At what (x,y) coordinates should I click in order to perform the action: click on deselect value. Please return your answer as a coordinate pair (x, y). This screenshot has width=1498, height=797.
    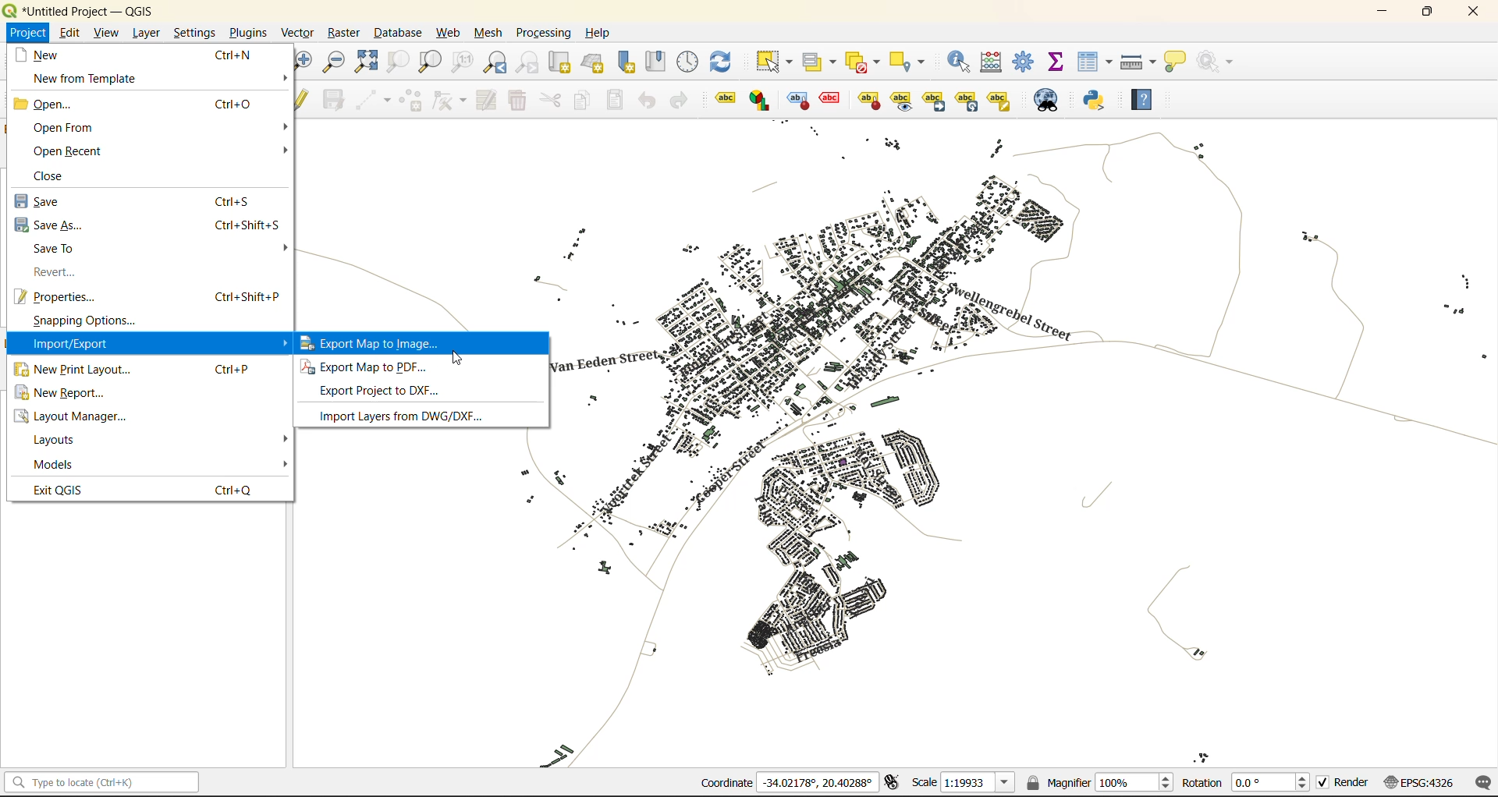
    Looking at the image, I should click on (869, 60).